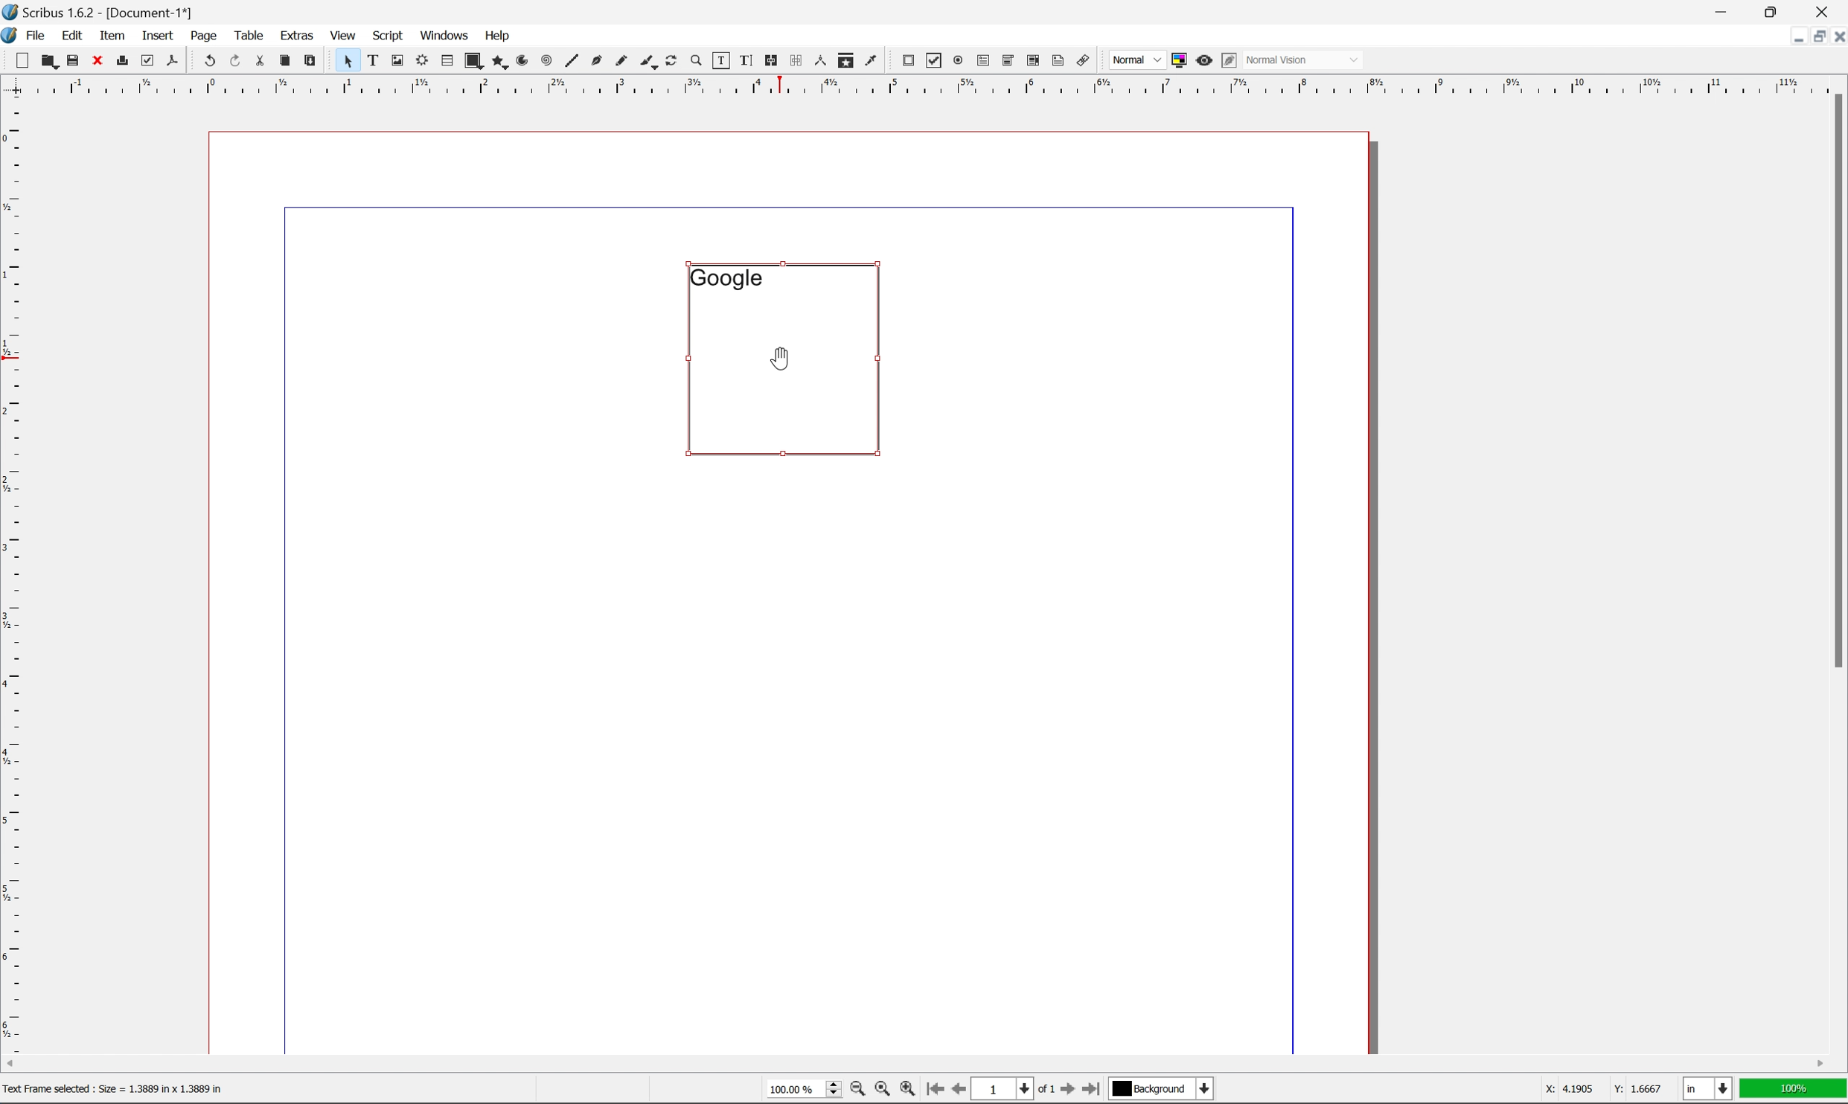 This screenshot has height=1104, width=1848. What do you see at coordinates (955, 61) in the screenshot?
I see `pdf radio button` at bounding box center [955, 61].